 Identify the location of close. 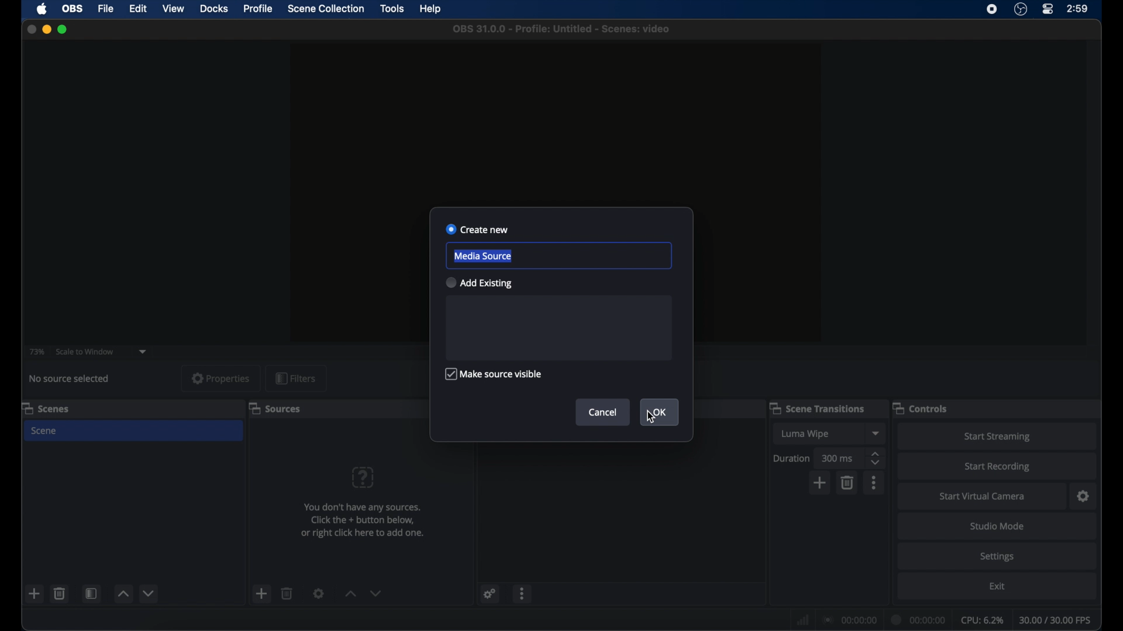
(31, 29).